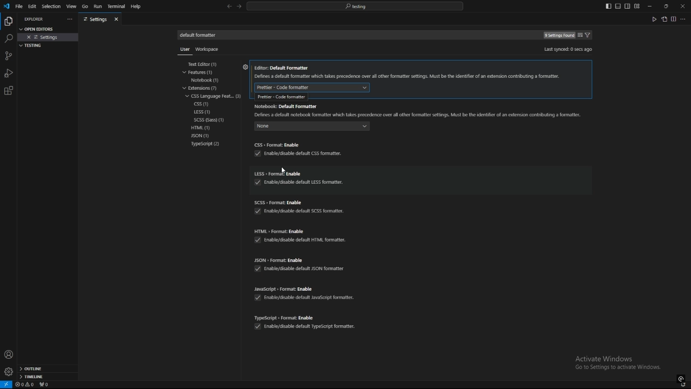 The width and height of the screenshot is (691, 389). I want to click on terminal, so click(117, 7).